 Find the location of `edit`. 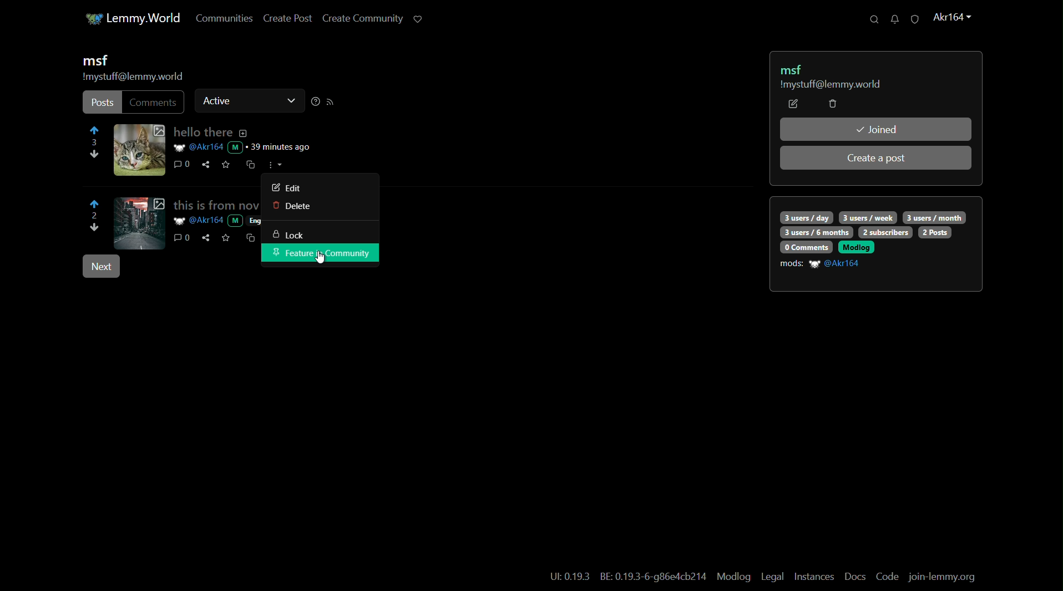

edit is located at coordinates (285, 187).